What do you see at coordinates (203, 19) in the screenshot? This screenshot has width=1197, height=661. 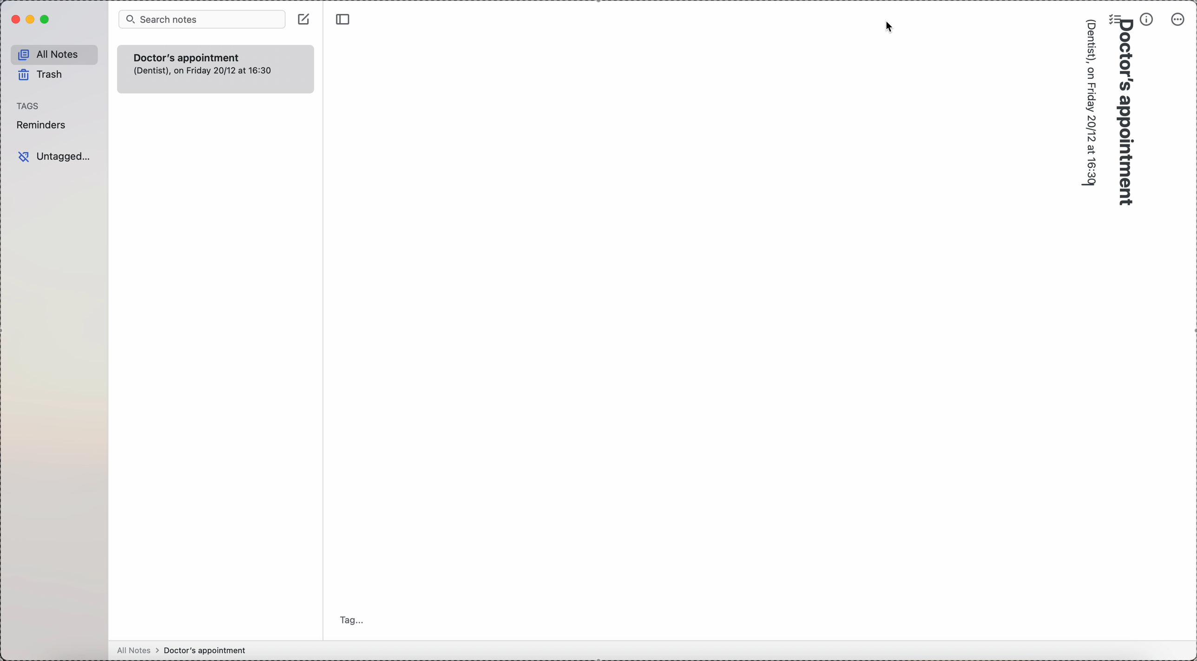 I see `search notes` at bounding box center [203, 19].